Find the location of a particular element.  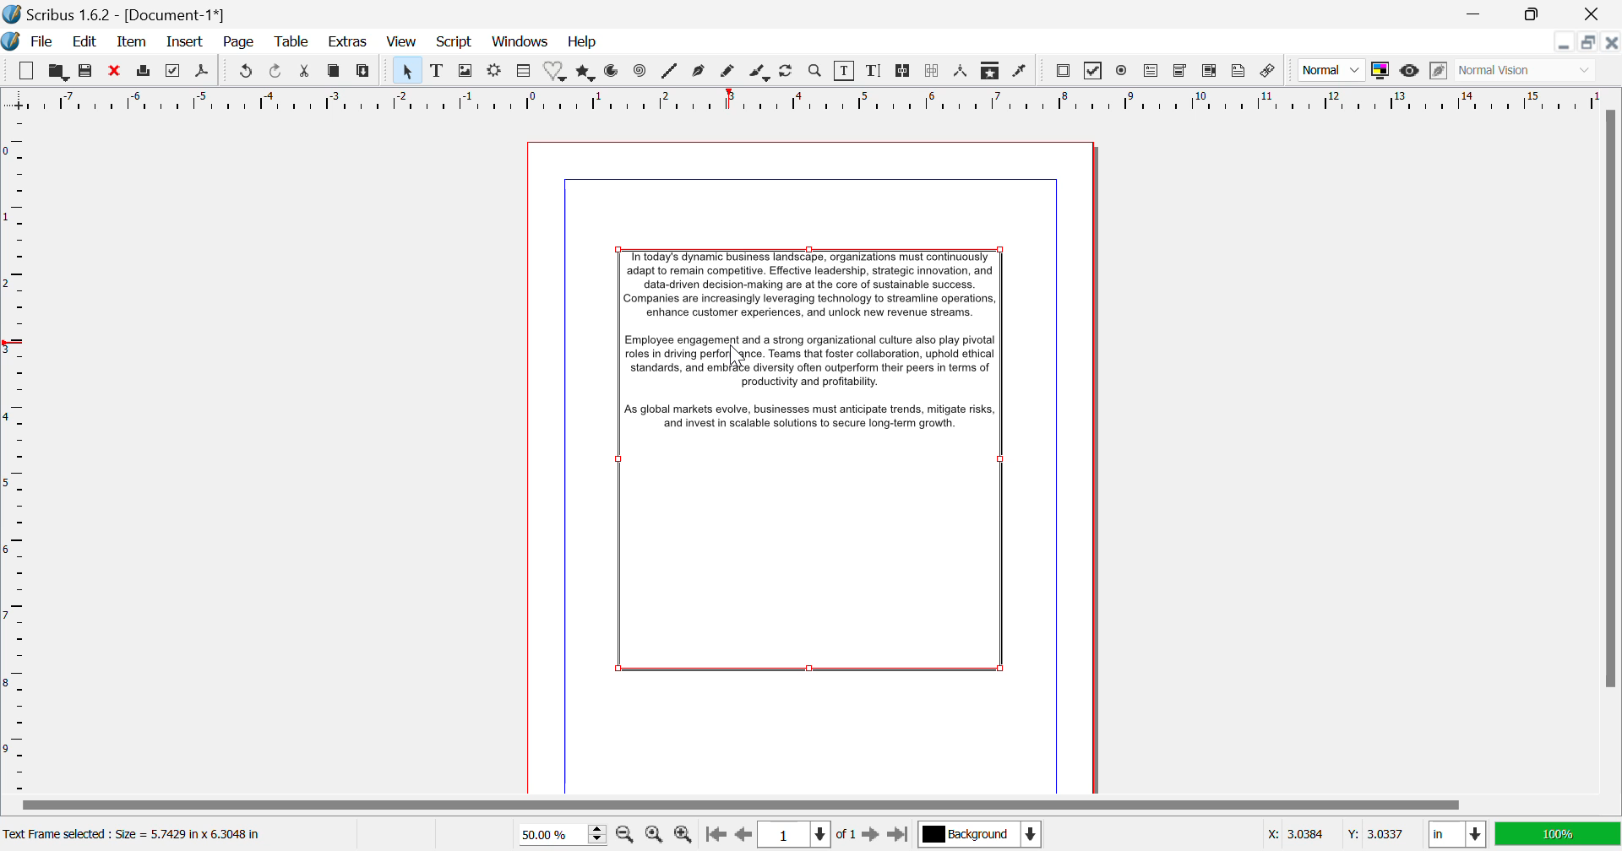

Table is located at coordinates (292, 43).